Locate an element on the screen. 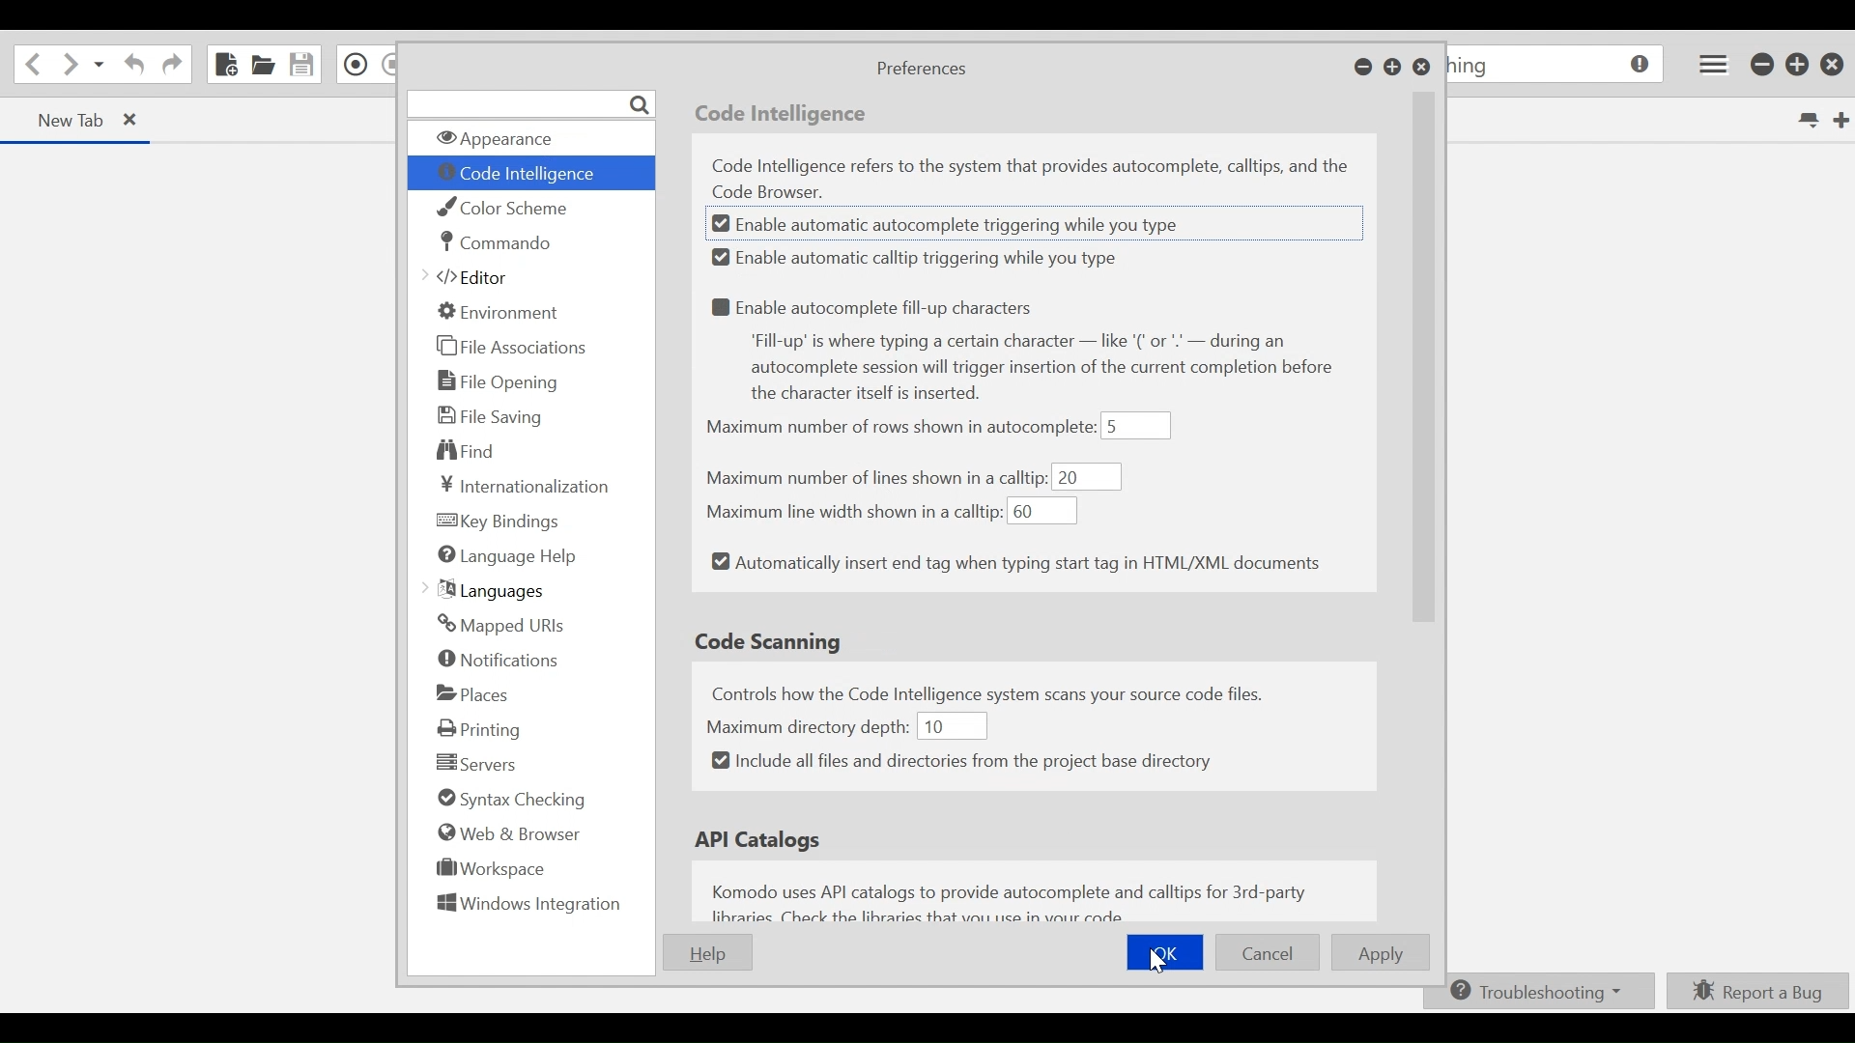  OK is located at coordinates (1166, 950).